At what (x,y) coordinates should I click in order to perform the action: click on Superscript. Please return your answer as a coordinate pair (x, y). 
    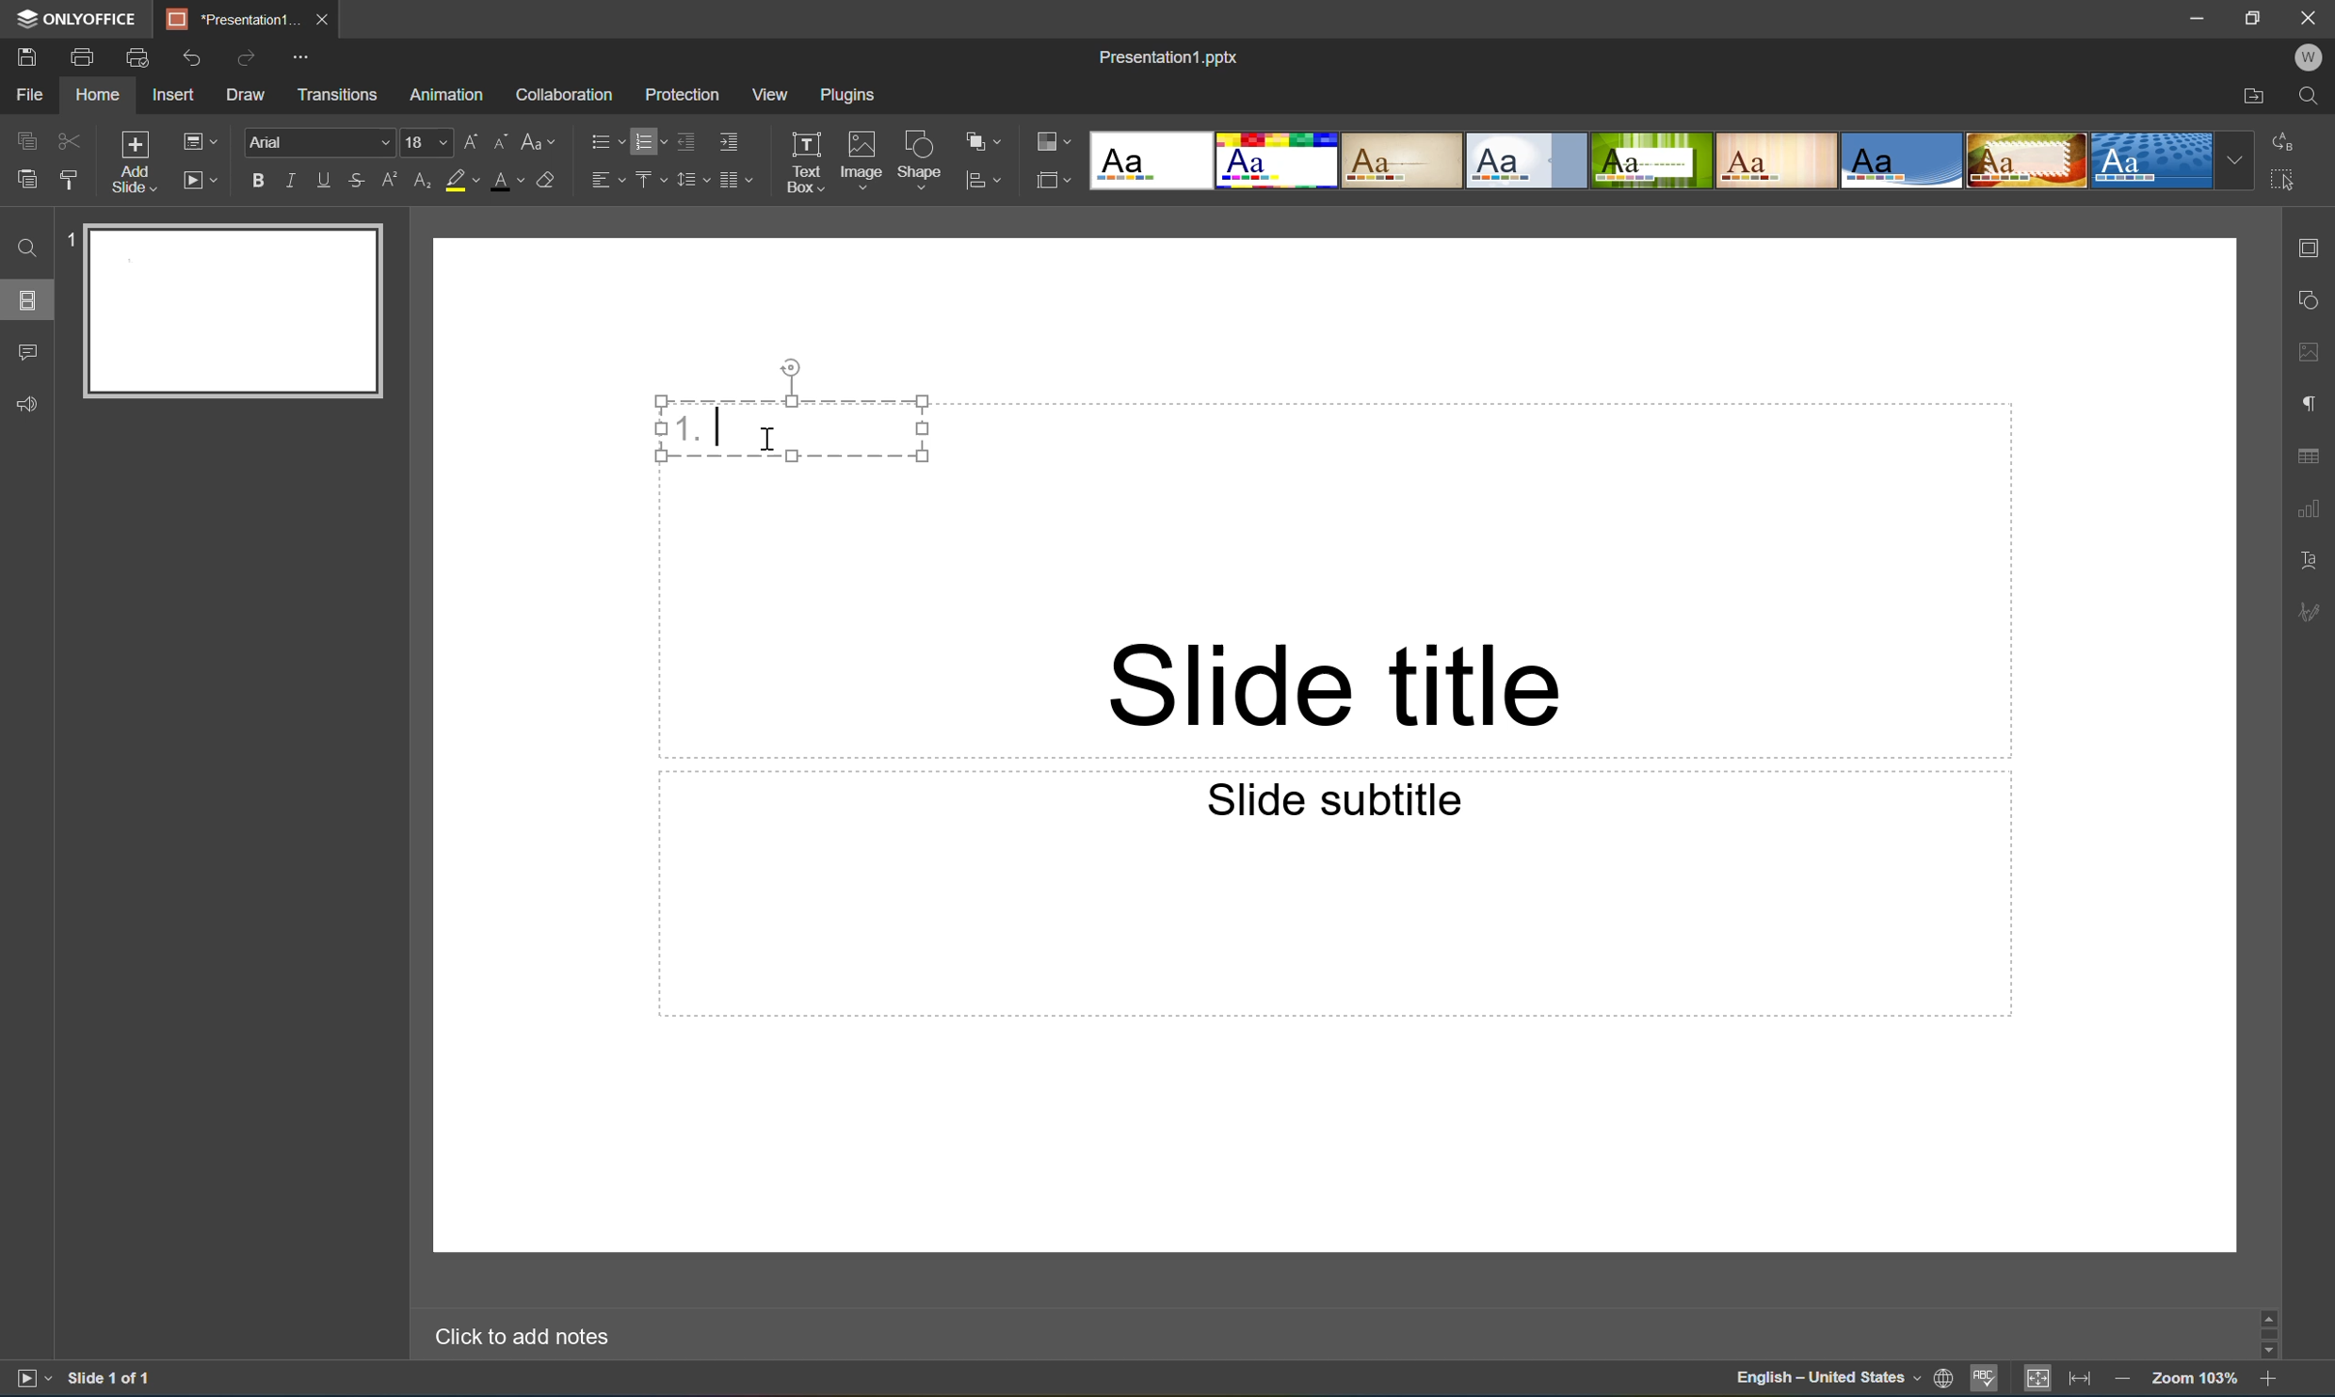
    Looking at the image, I should click on (394, 182).